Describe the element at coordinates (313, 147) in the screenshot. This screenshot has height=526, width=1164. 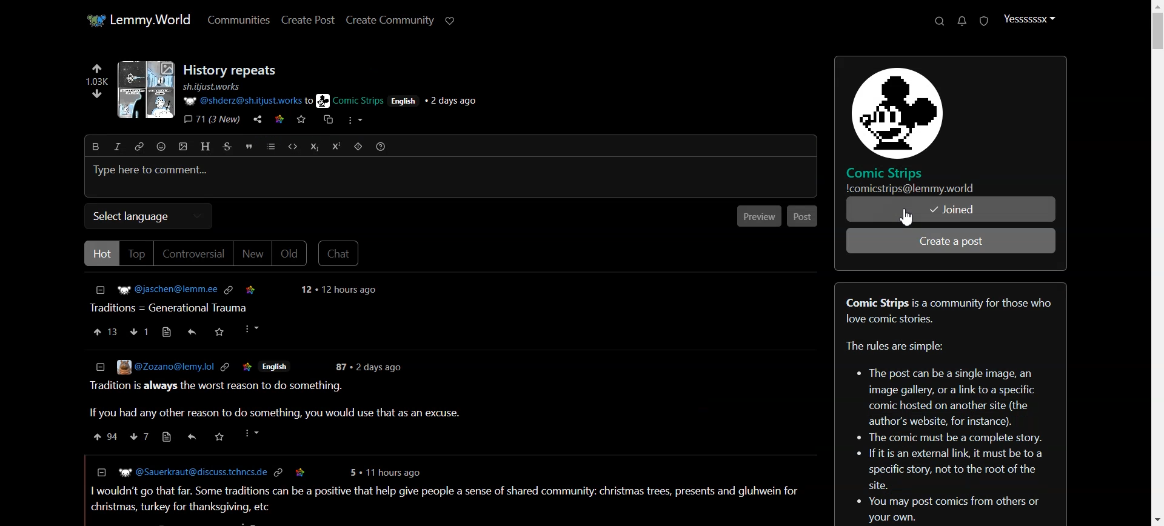
I see `Subscript` at that location.